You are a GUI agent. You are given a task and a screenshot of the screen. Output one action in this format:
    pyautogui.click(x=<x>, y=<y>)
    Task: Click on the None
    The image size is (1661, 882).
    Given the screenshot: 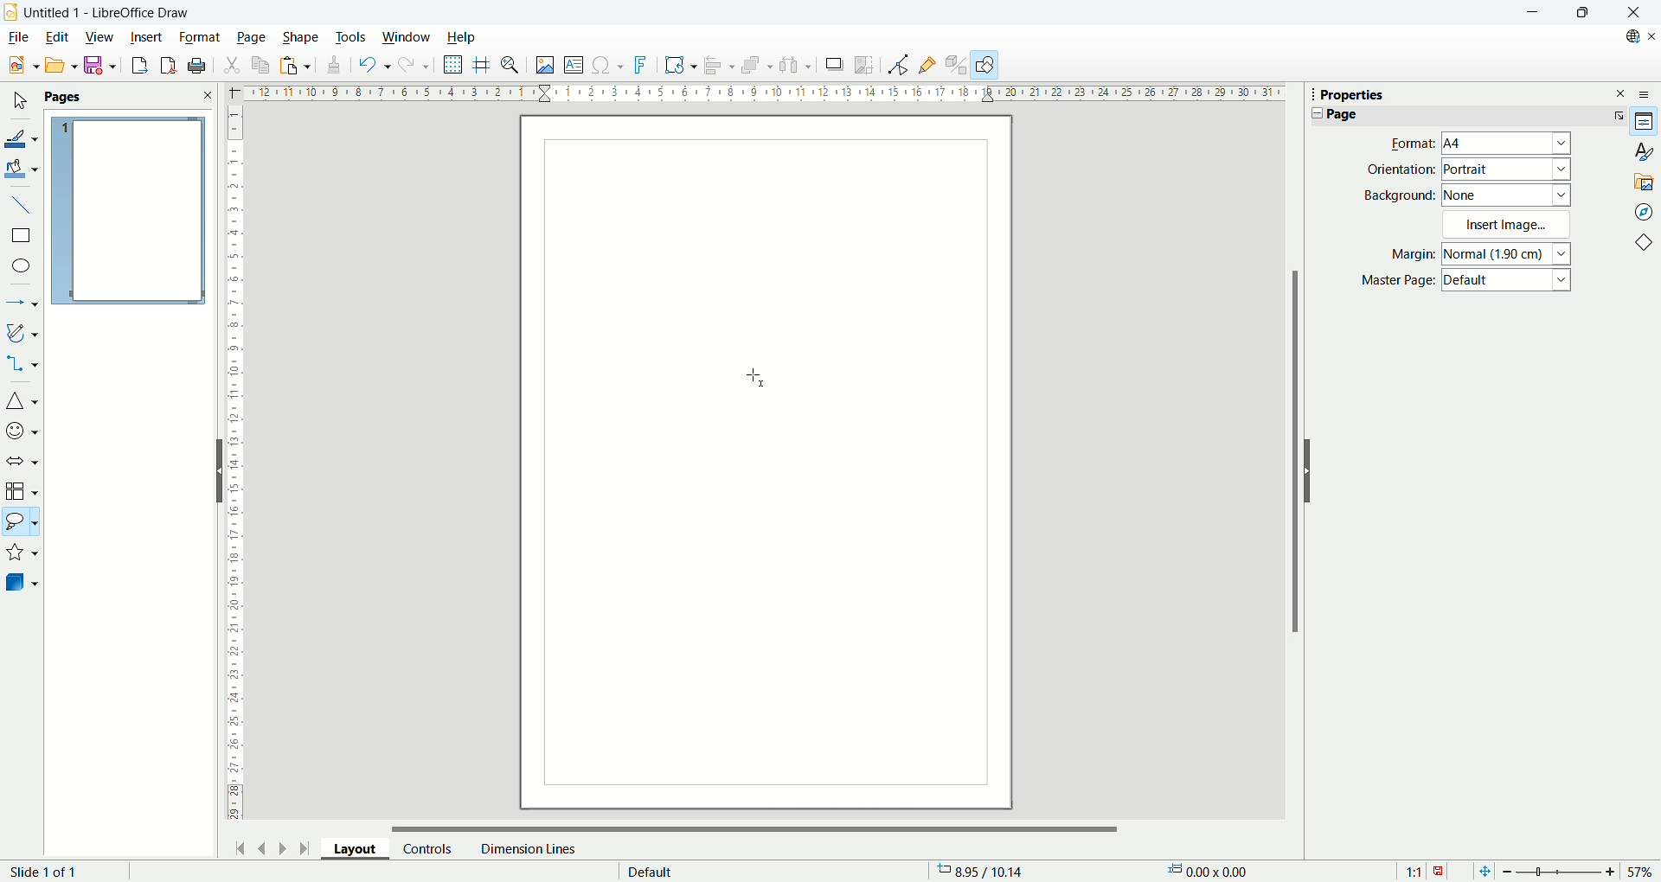 What is the action you would take?
    pyautogui.click(x=1507, y=194)
    